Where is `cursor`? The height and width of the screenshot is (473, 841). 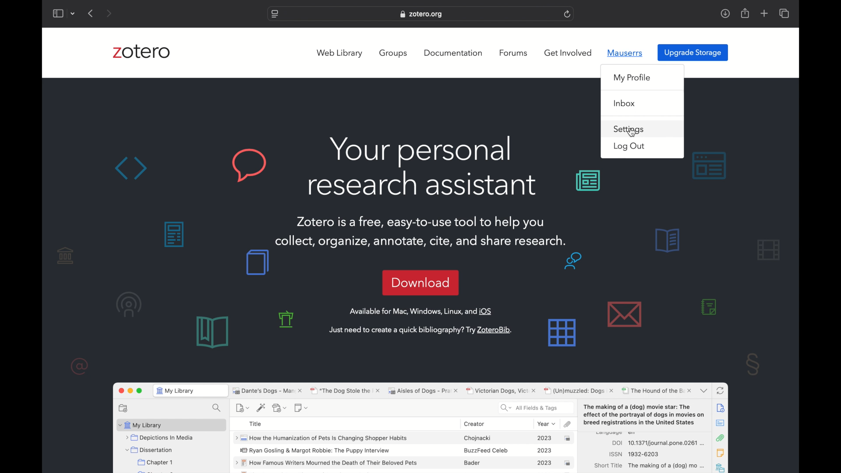
cursor is located at coordinates (631, 132).